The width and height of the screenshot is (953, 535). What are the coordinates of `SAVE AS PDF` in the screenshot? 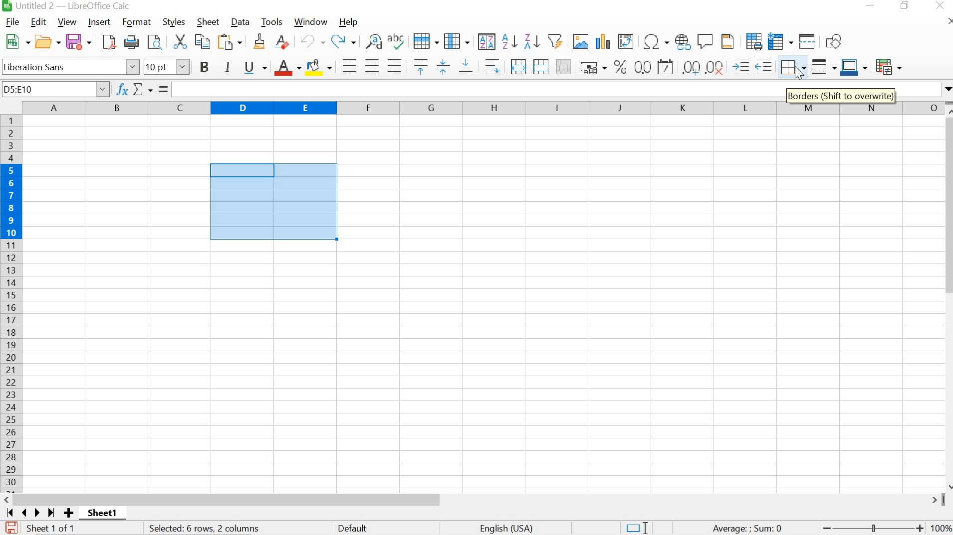 It's located at (110, 41).